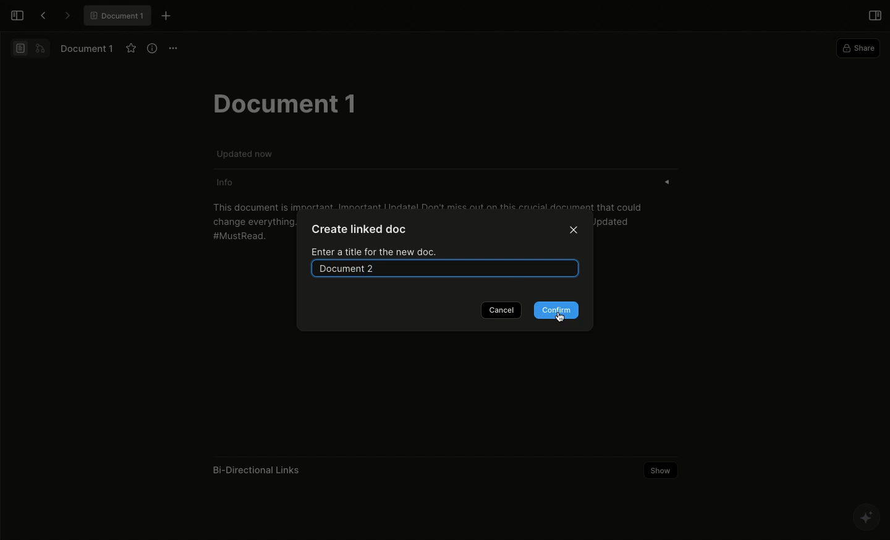 This screenshot has height=540, width=890. What do you see at coordinates (662, 470) in the screenshot?
I see `Show` at bounding box center [662, 470].